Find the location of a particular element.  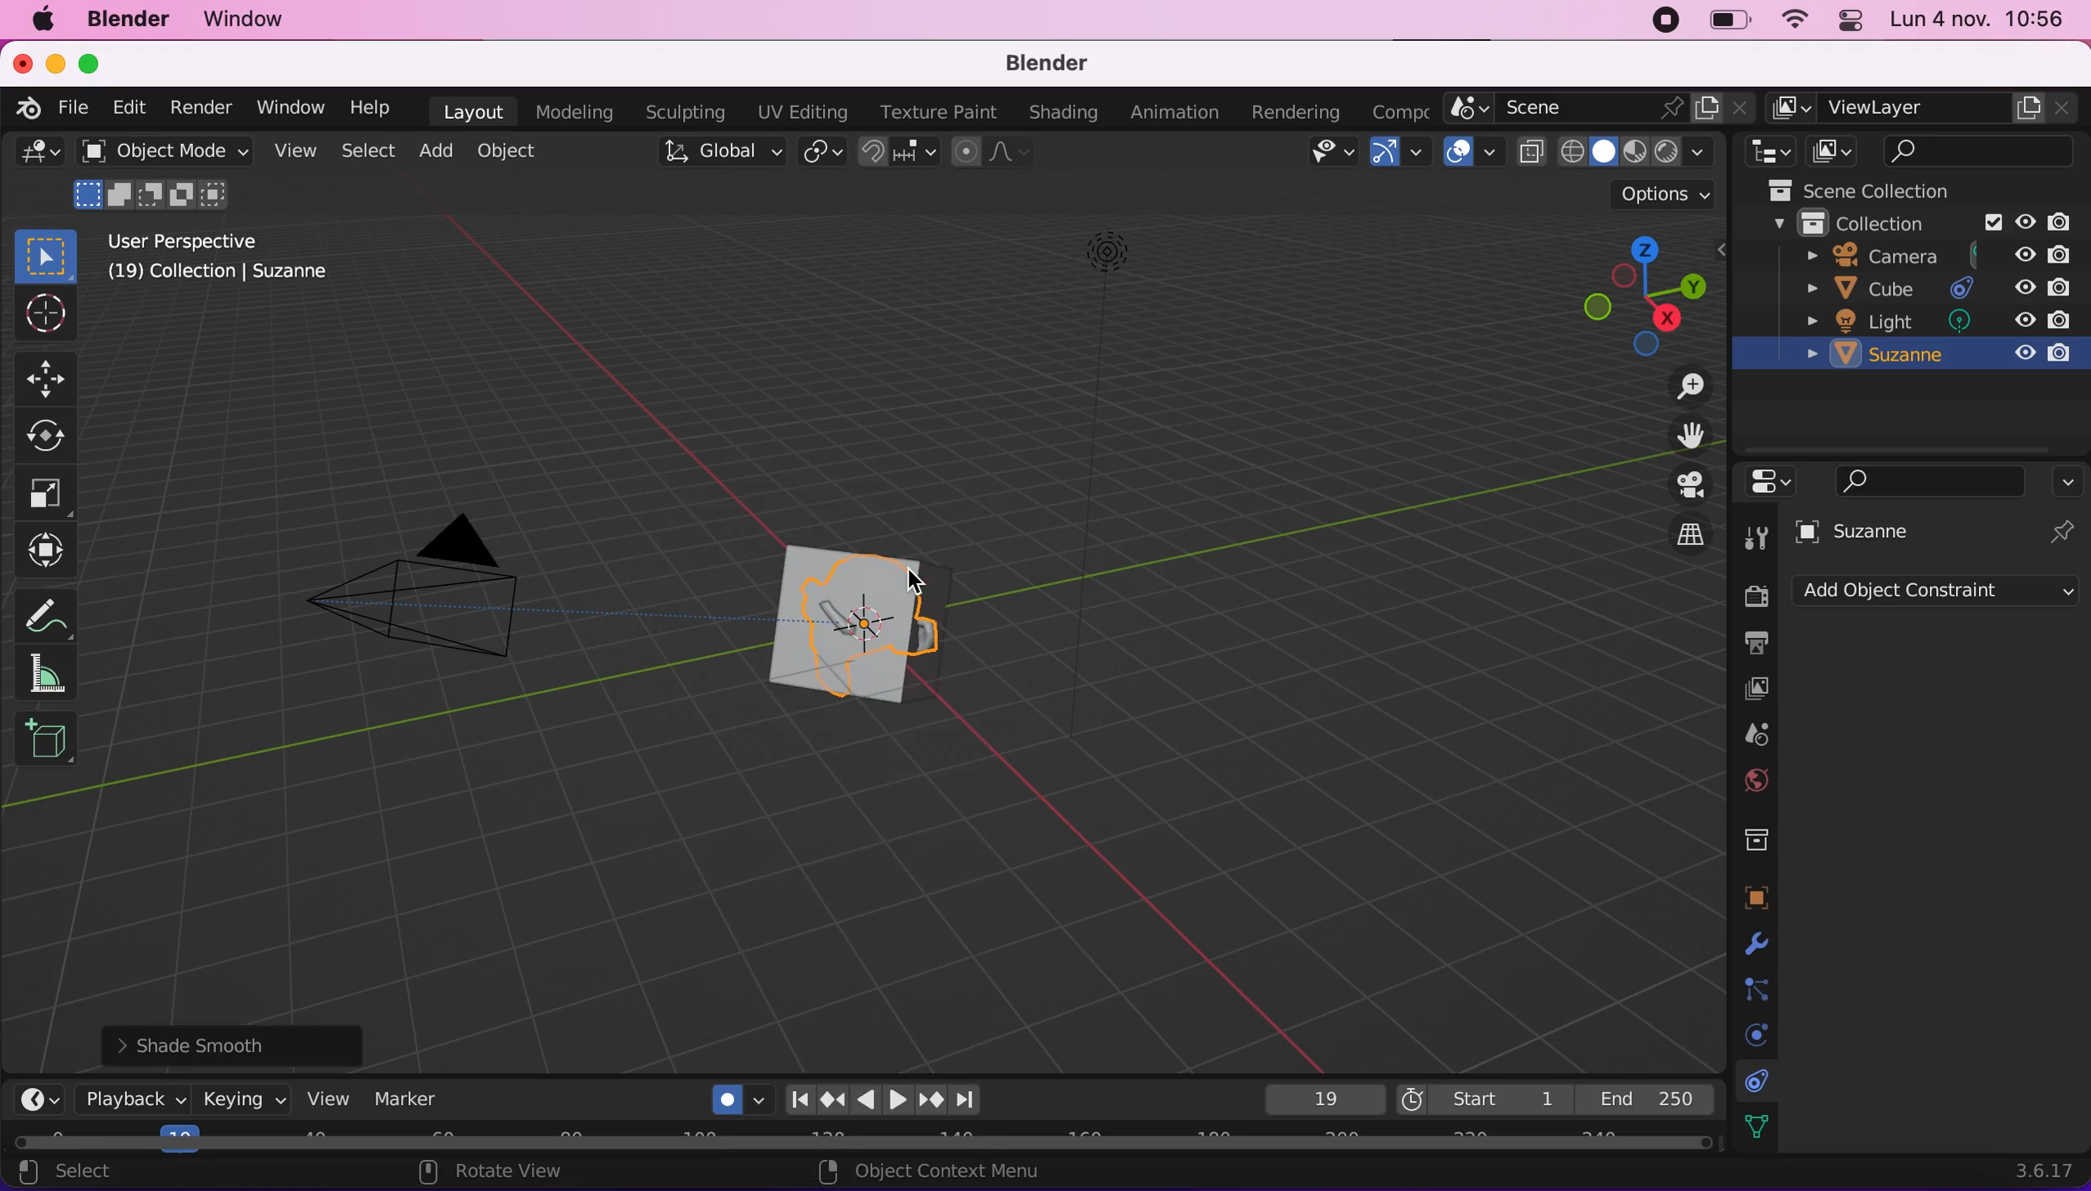

battery is located at coordinates (1725, 20).